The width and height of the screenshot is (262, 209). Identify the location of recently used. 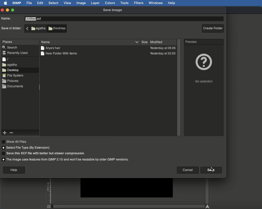
(17, 52).